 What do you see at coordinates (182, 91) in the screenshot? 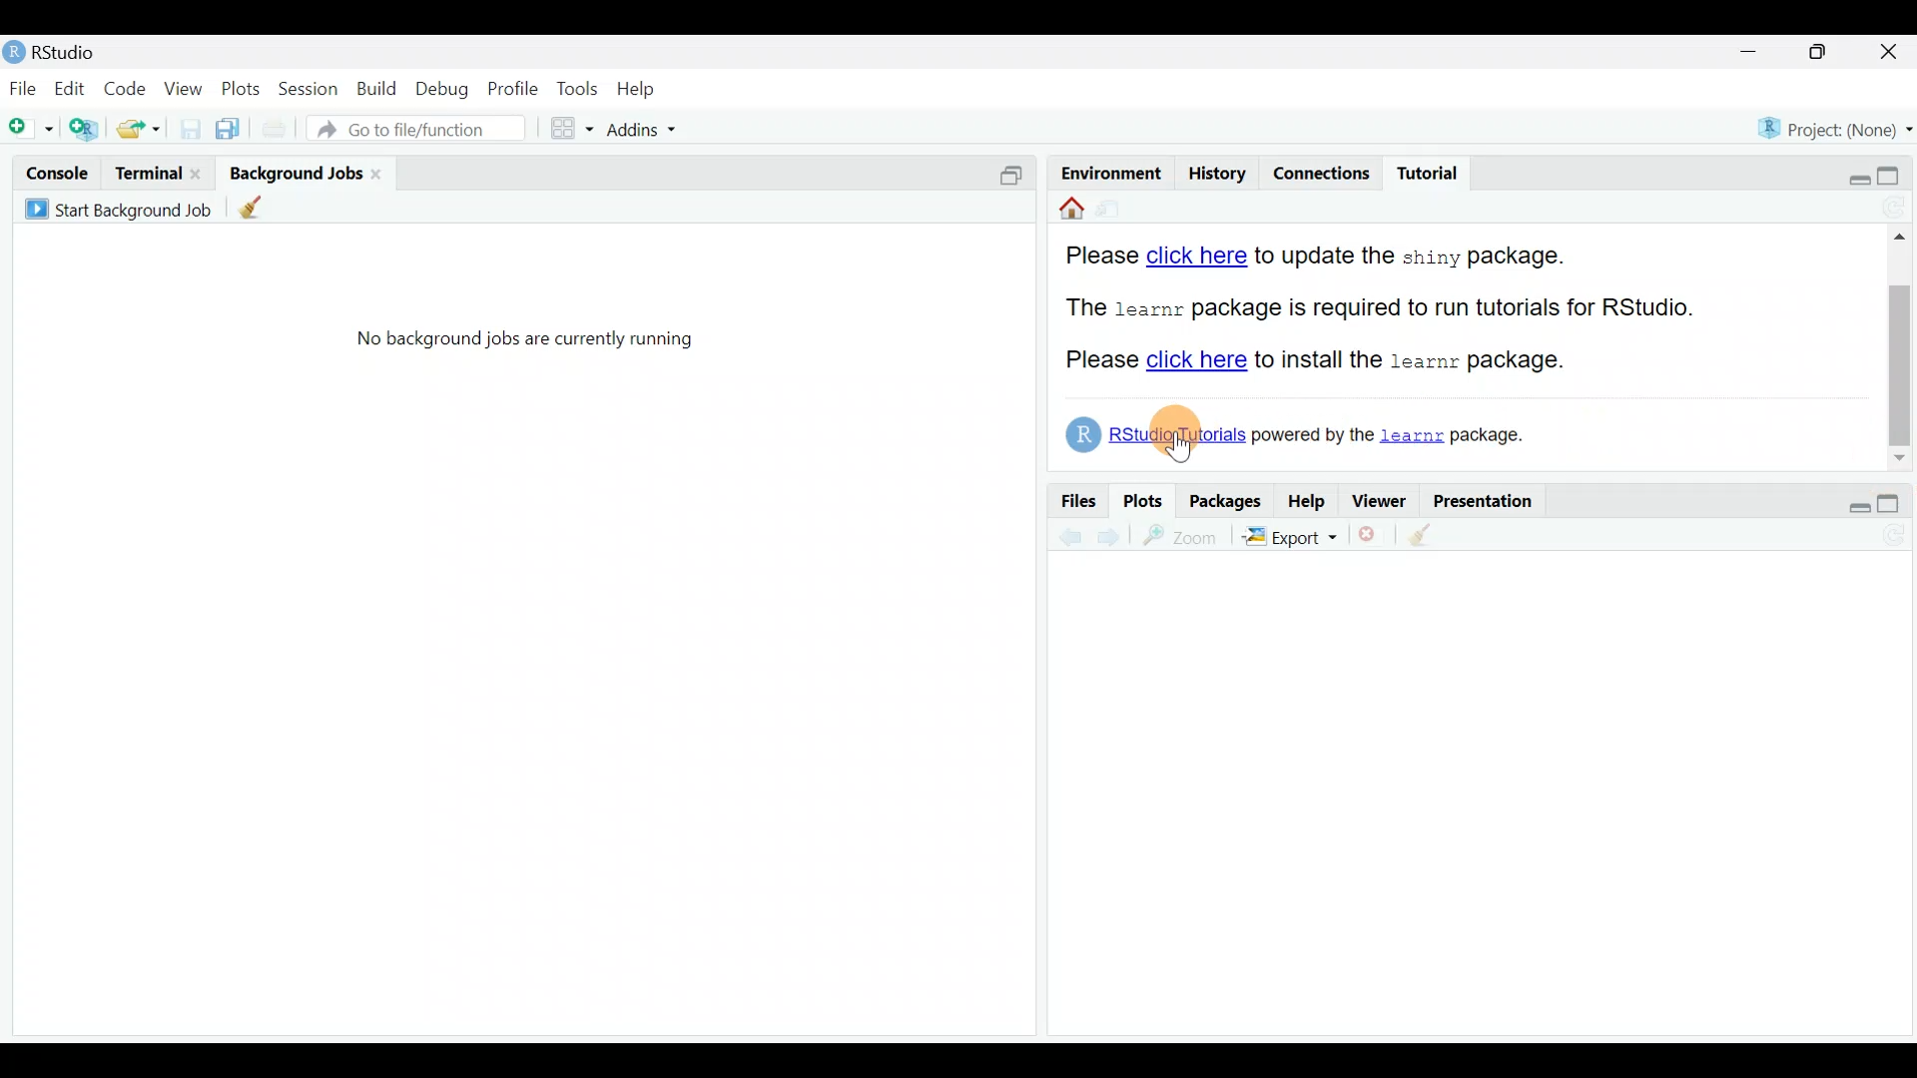
I see `View` at bounding box center [182, 91].